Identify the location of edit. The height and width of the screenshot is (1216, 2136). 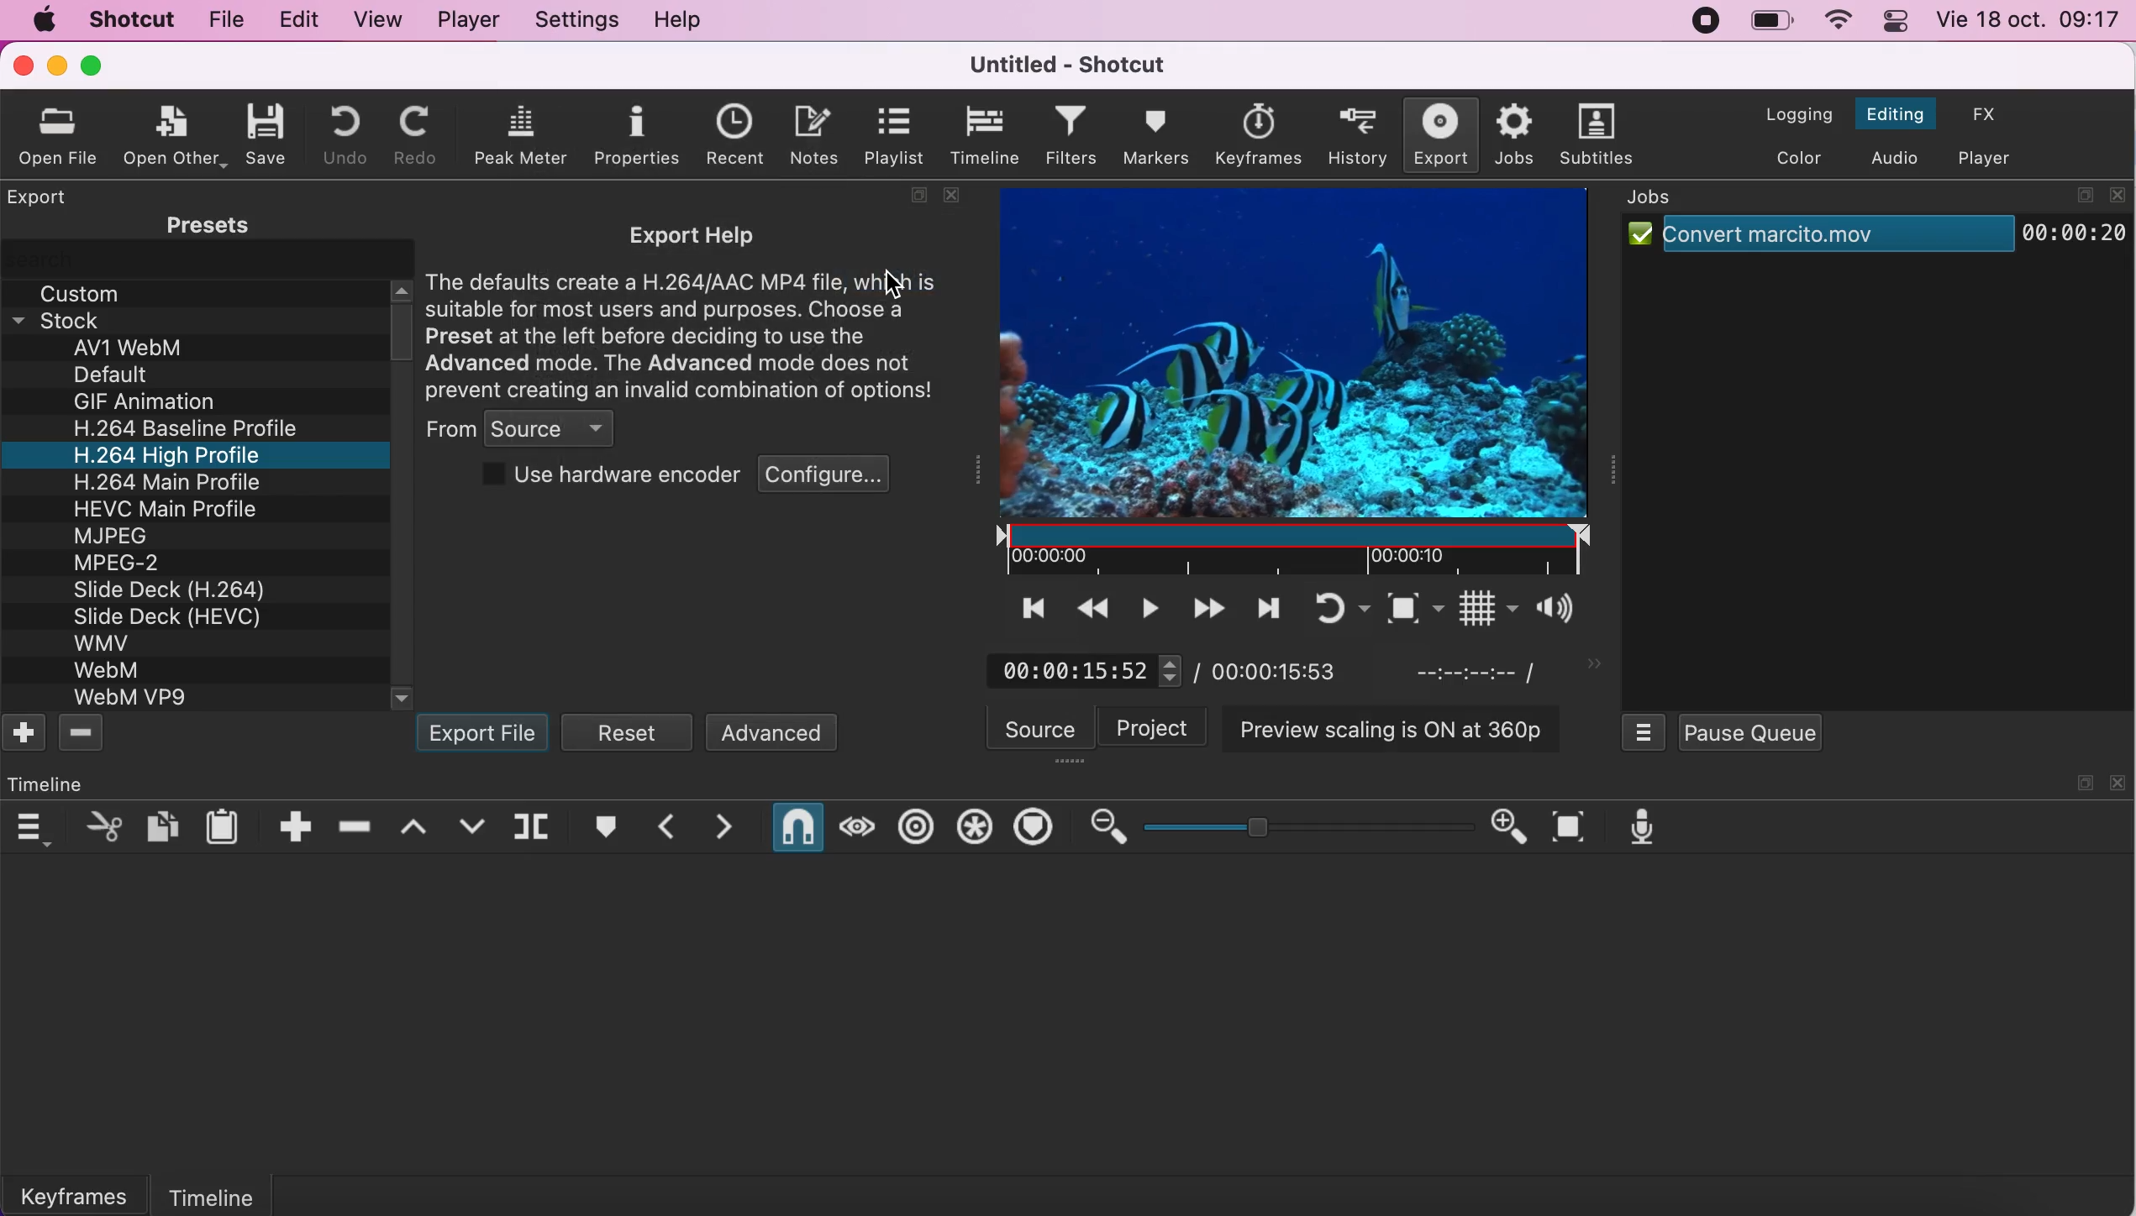
(295, 18).